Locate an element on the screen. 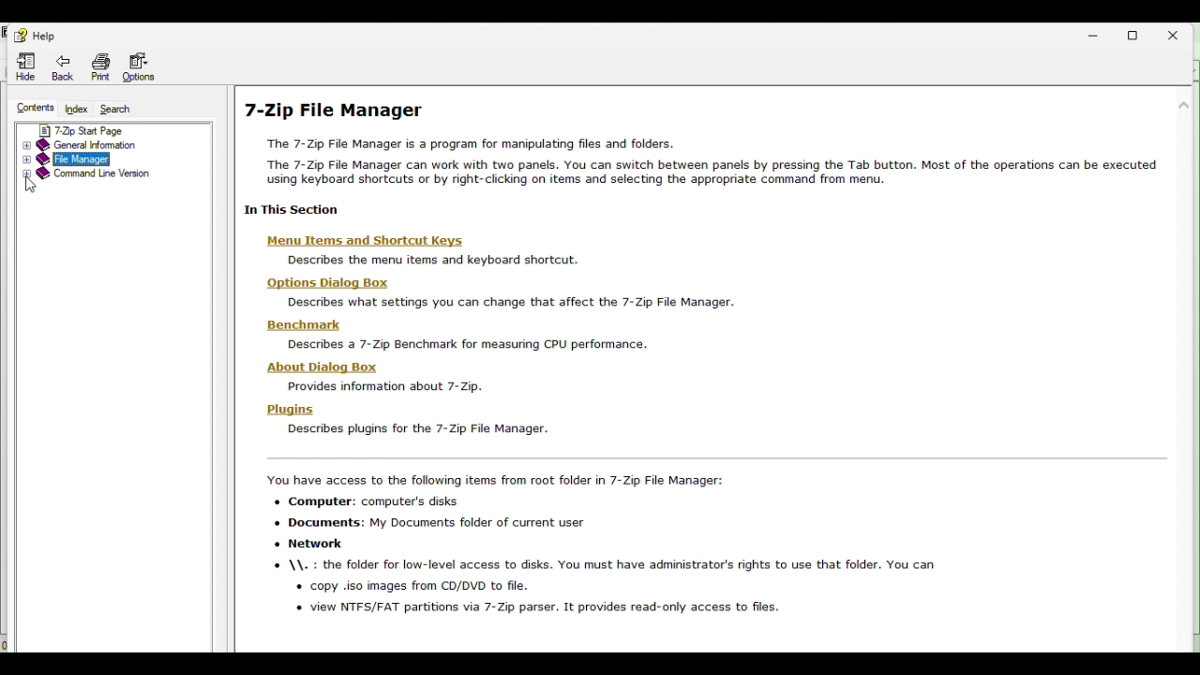  Describes a 7-Zip Benchmark for measuring CPU performance. is located at coordinates (463, 345).